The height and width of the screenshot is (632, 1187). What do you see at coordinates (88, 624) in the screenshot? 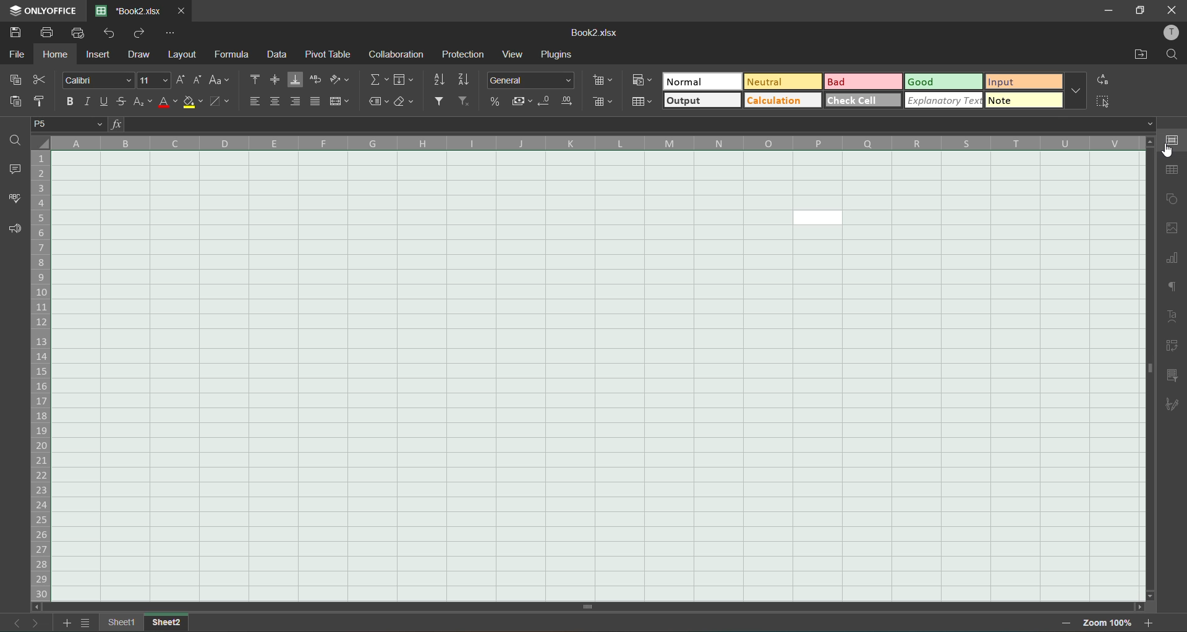
I see `sheet list` at bounding box center [88, 624].